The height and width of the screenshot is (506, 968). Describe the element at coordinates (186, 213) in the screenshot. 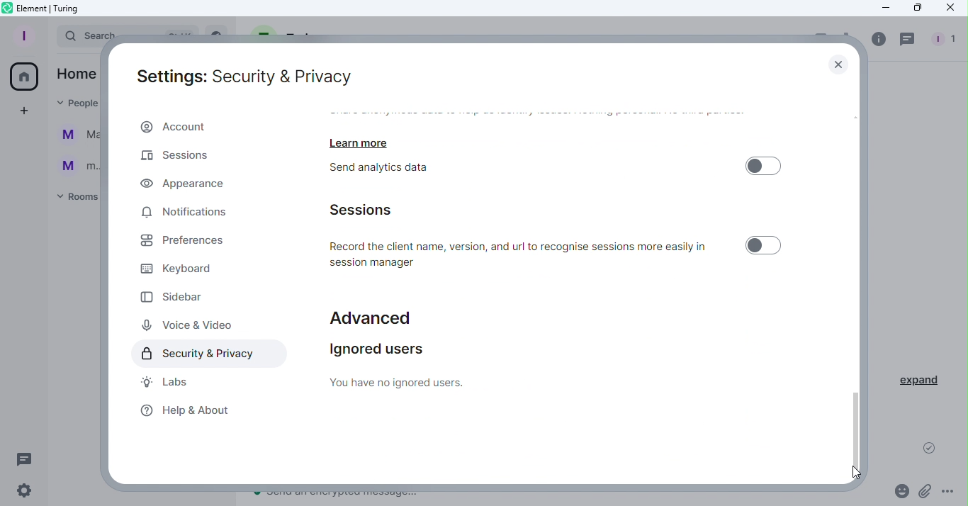

I see `Notifications` at that location.